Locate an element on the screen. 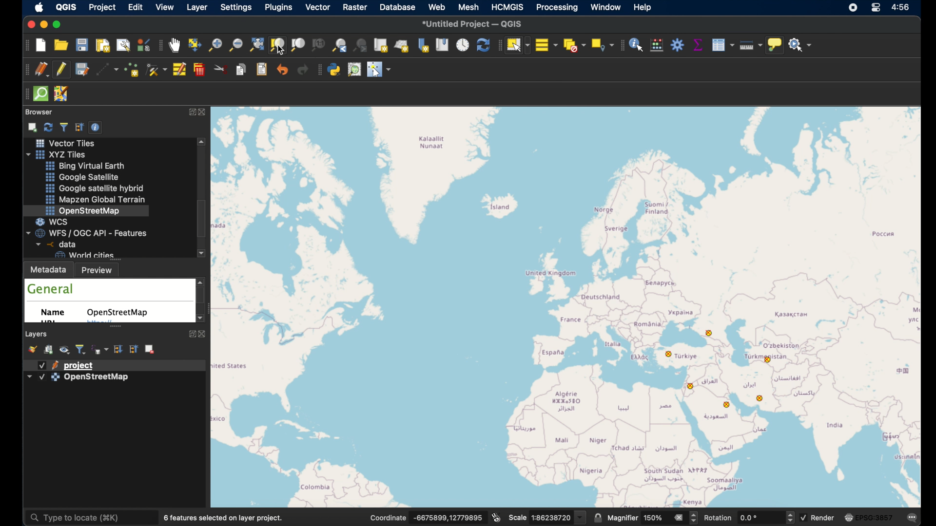 This screenshot has height=526, width=936. save project is located at coordinates (81, 70).